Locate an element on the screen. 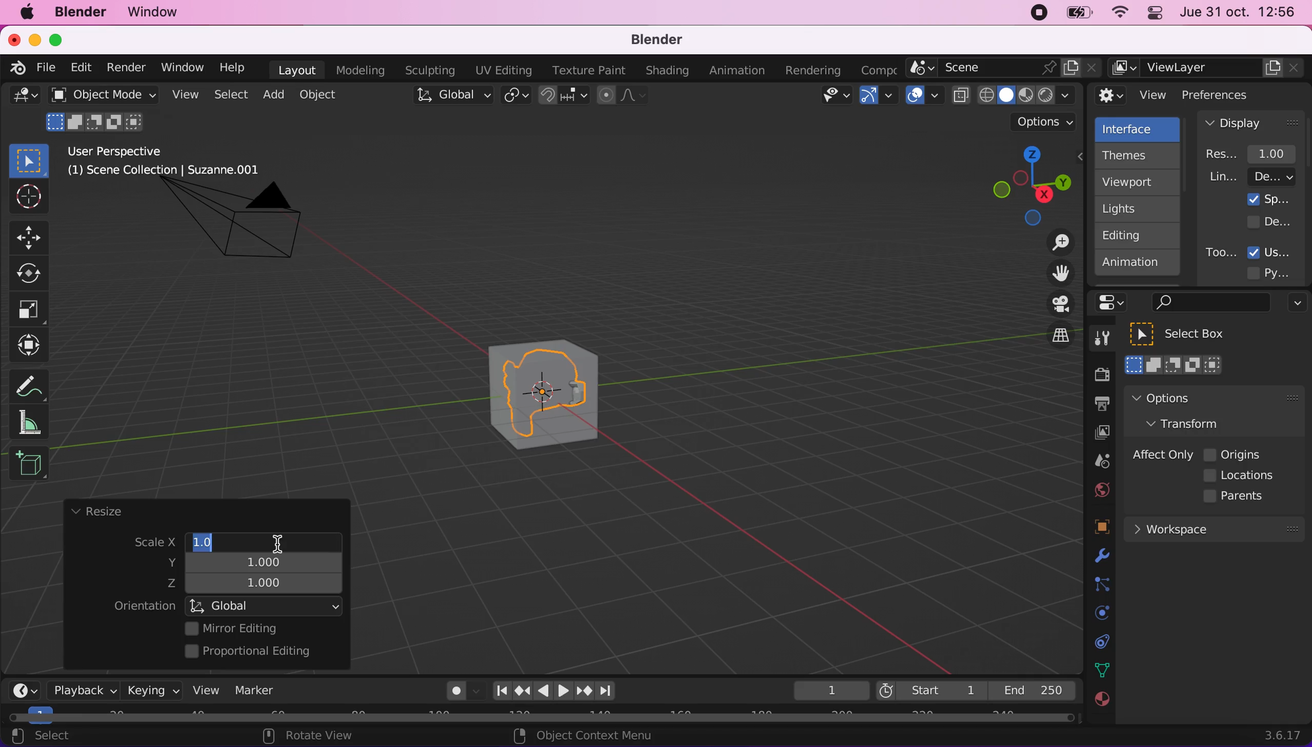  maximize is located at coordinates (62, 40).